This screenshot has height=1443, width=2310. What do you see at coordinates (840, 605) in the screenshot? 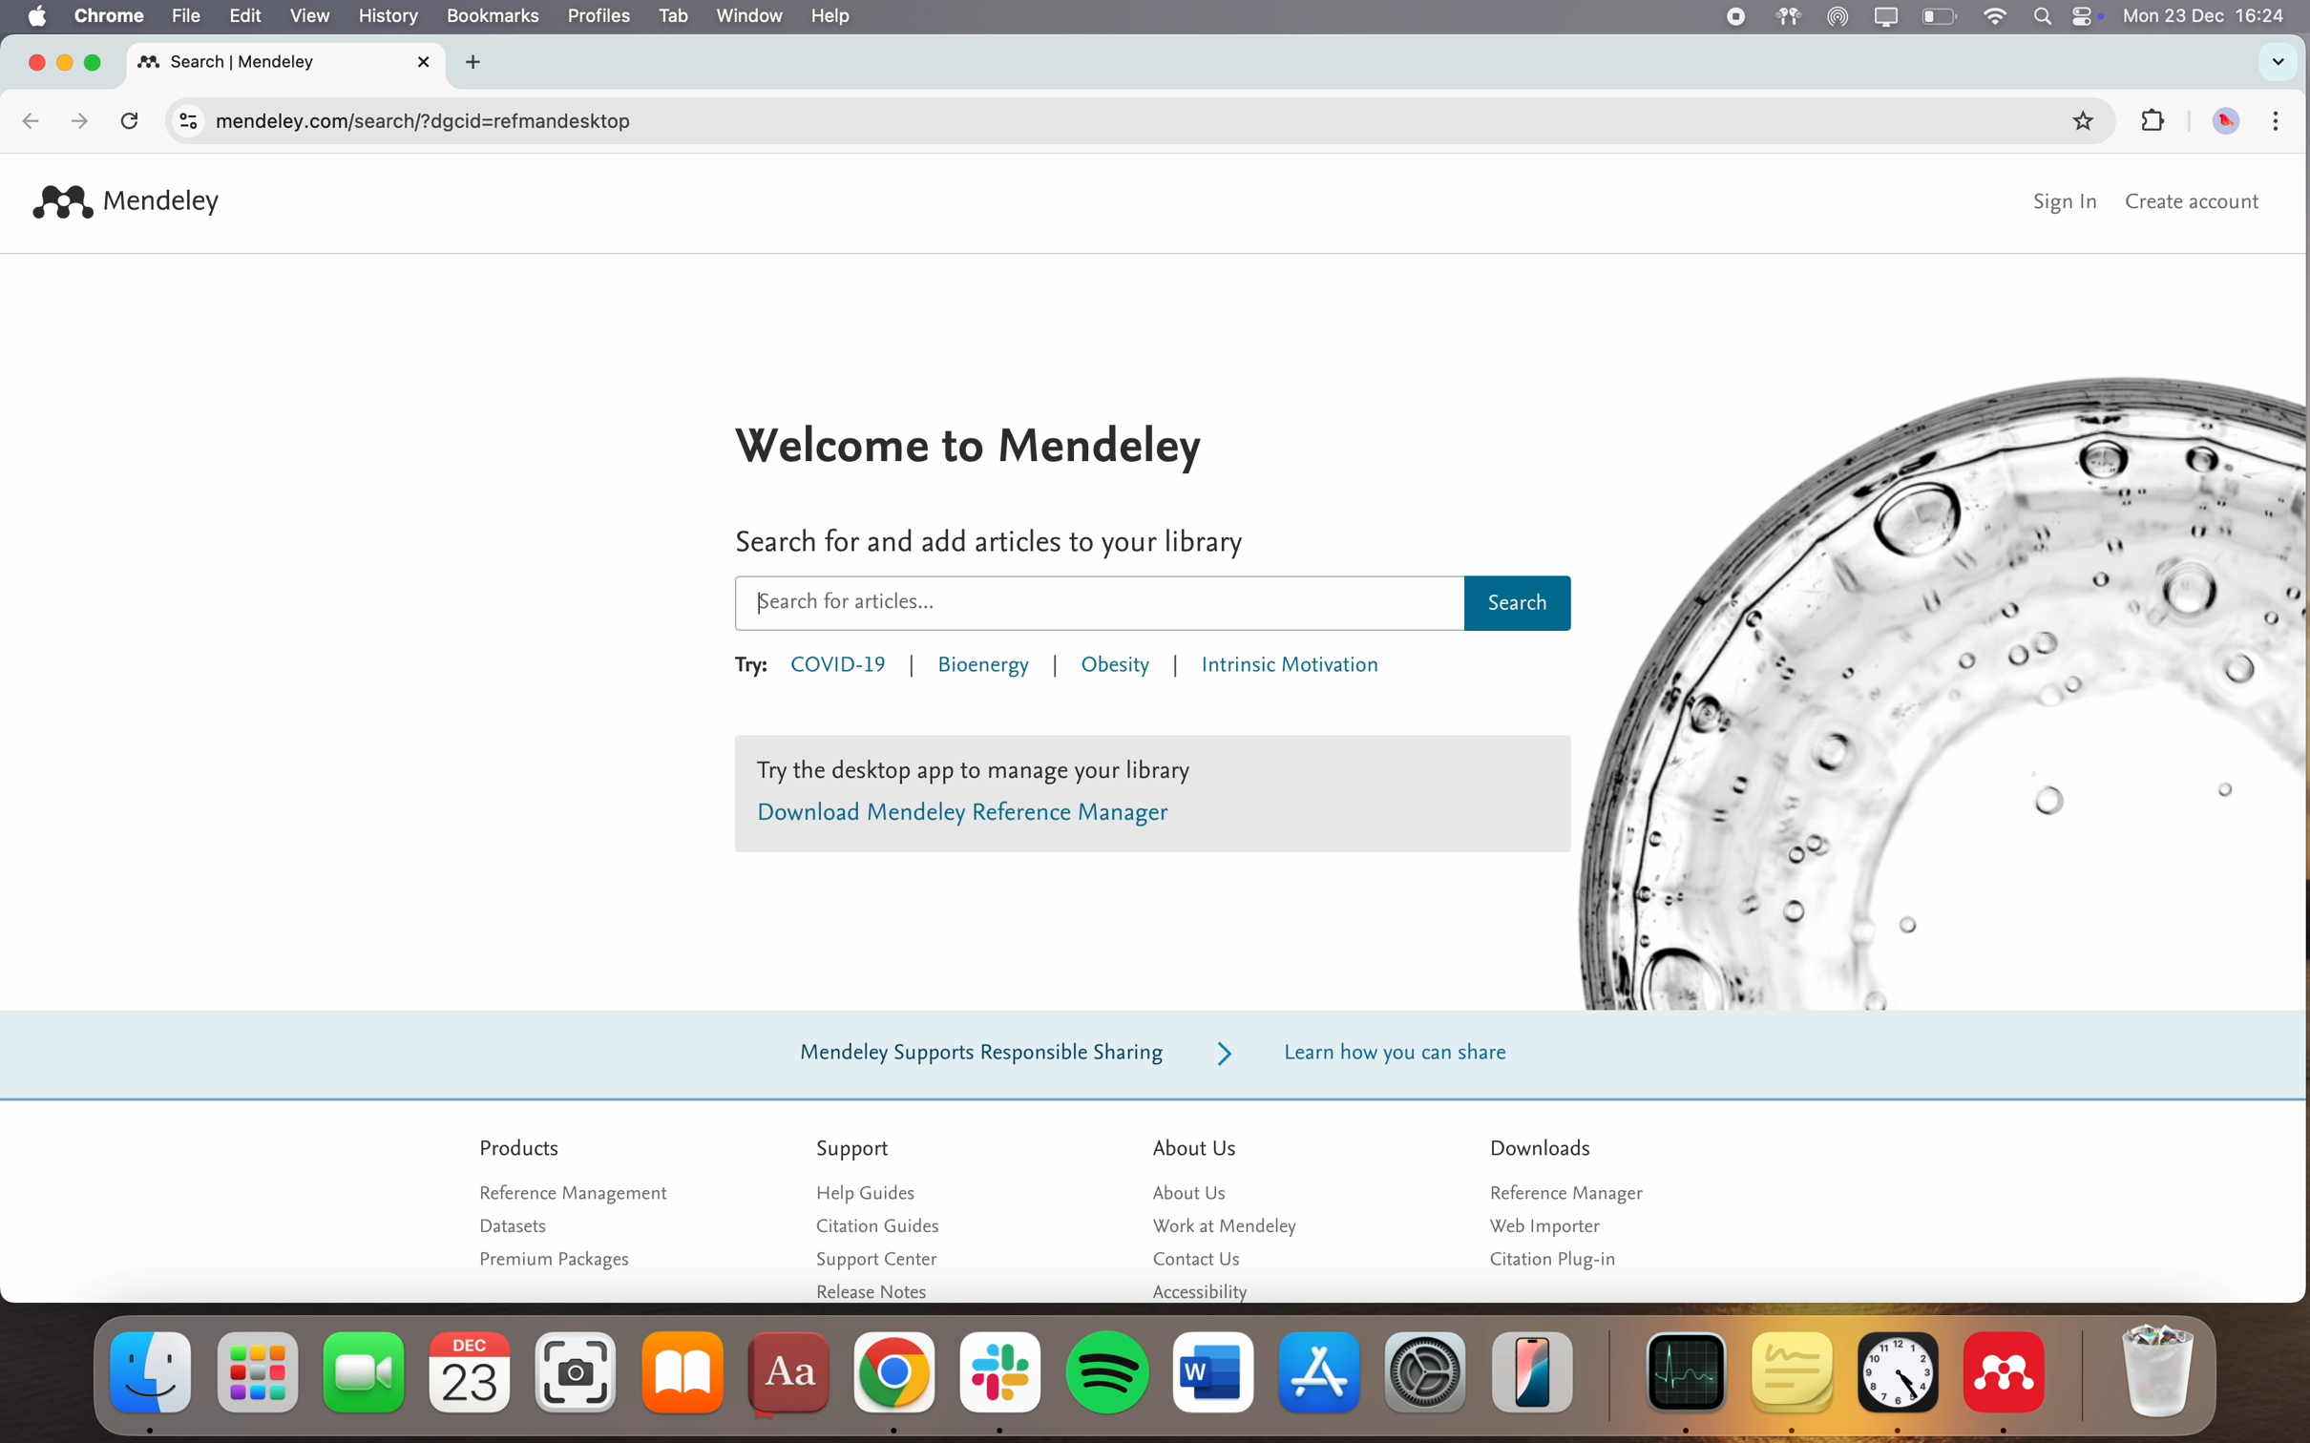
I see `type` at bounding box center [840, 605].